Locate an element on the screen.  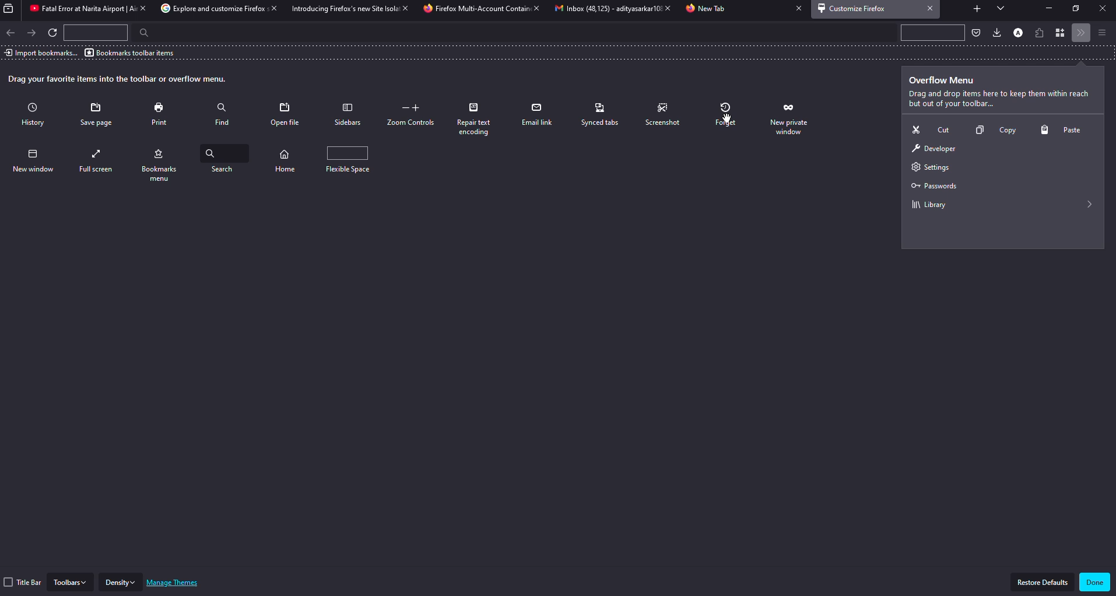
email link is located at coordinates (538, 114).